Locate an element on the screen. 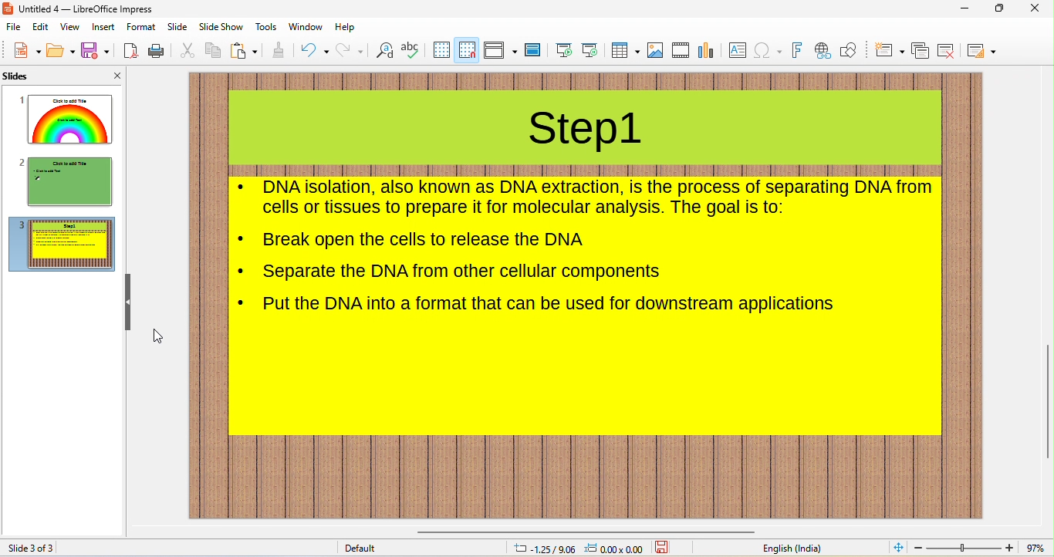 Image resolution: width=1054 pixels, height=557 pixels. cursor is located at coordinates (160, 336).